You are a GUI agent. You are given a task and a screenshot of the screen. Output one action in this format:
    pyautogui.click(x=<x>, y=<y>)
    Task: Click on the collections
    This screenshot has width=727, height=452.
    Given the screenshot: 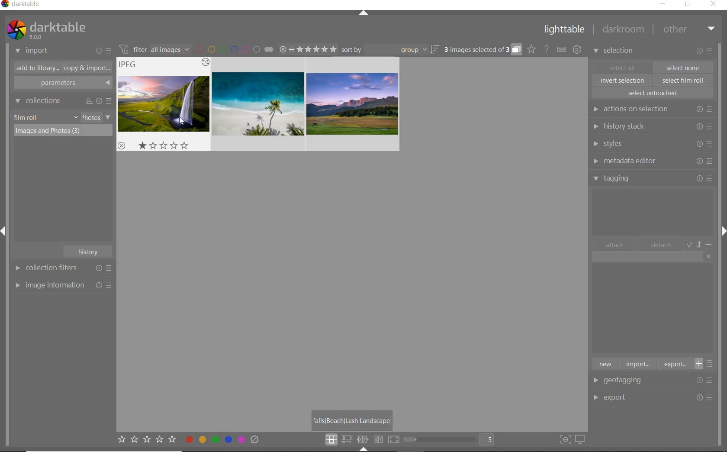 What is the action you would take?
    pyautogui.click(x=62, y=101)
    